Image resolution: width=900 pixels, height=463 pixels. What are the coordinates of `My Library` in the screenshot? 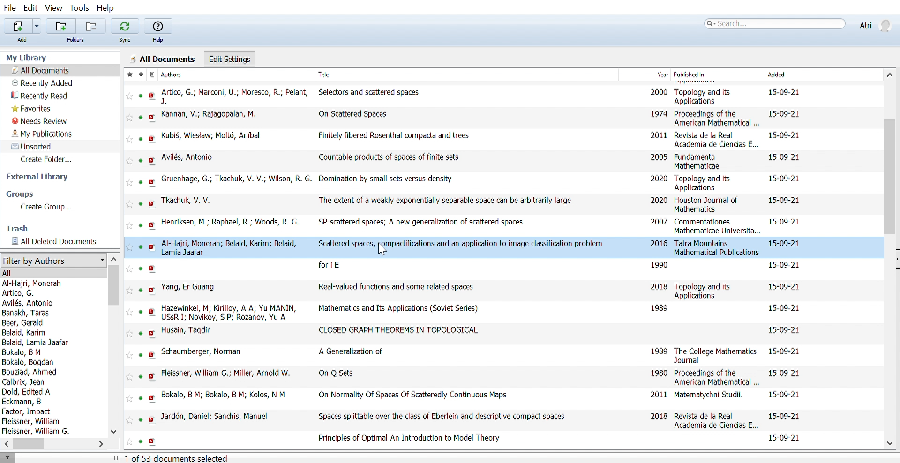 It's located at (29, 58).